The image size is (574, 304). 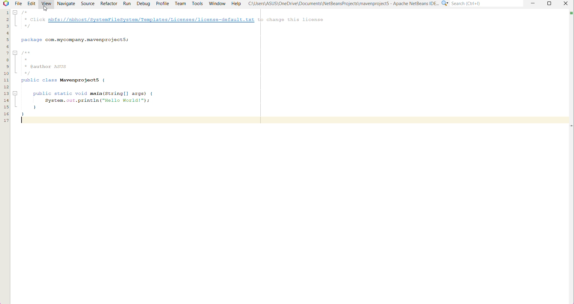 I want to click on Source, so click(x=88, y=4).